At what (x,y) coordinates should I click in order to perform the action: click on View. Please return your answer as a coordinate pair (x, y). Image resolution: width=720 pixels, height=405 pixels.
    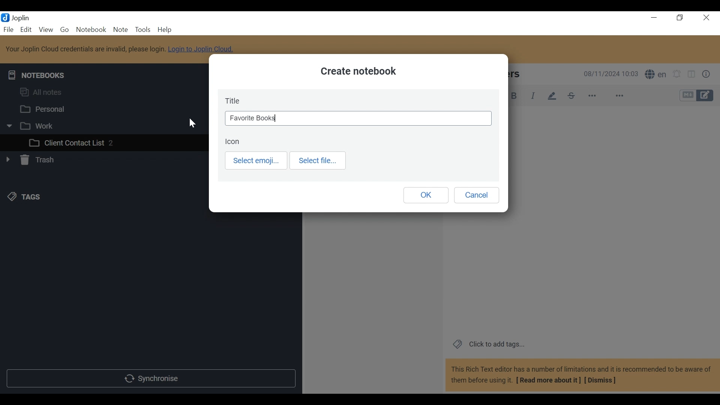
    Looking at the image, I should click on (46, 30).